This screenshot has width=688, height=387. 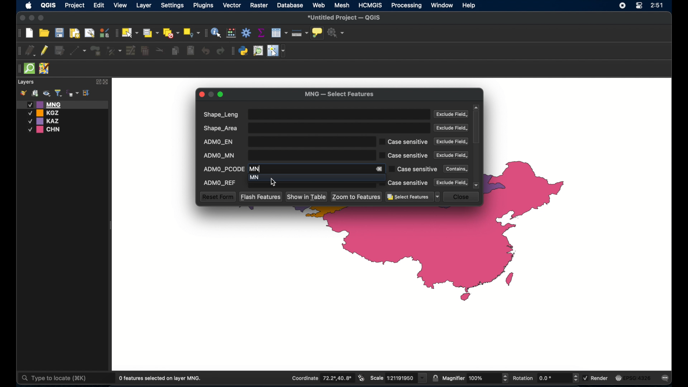 What do you see at coordinates (656, 6) in the screenshot?
I see `2:51` at bounding box center [656, 6].